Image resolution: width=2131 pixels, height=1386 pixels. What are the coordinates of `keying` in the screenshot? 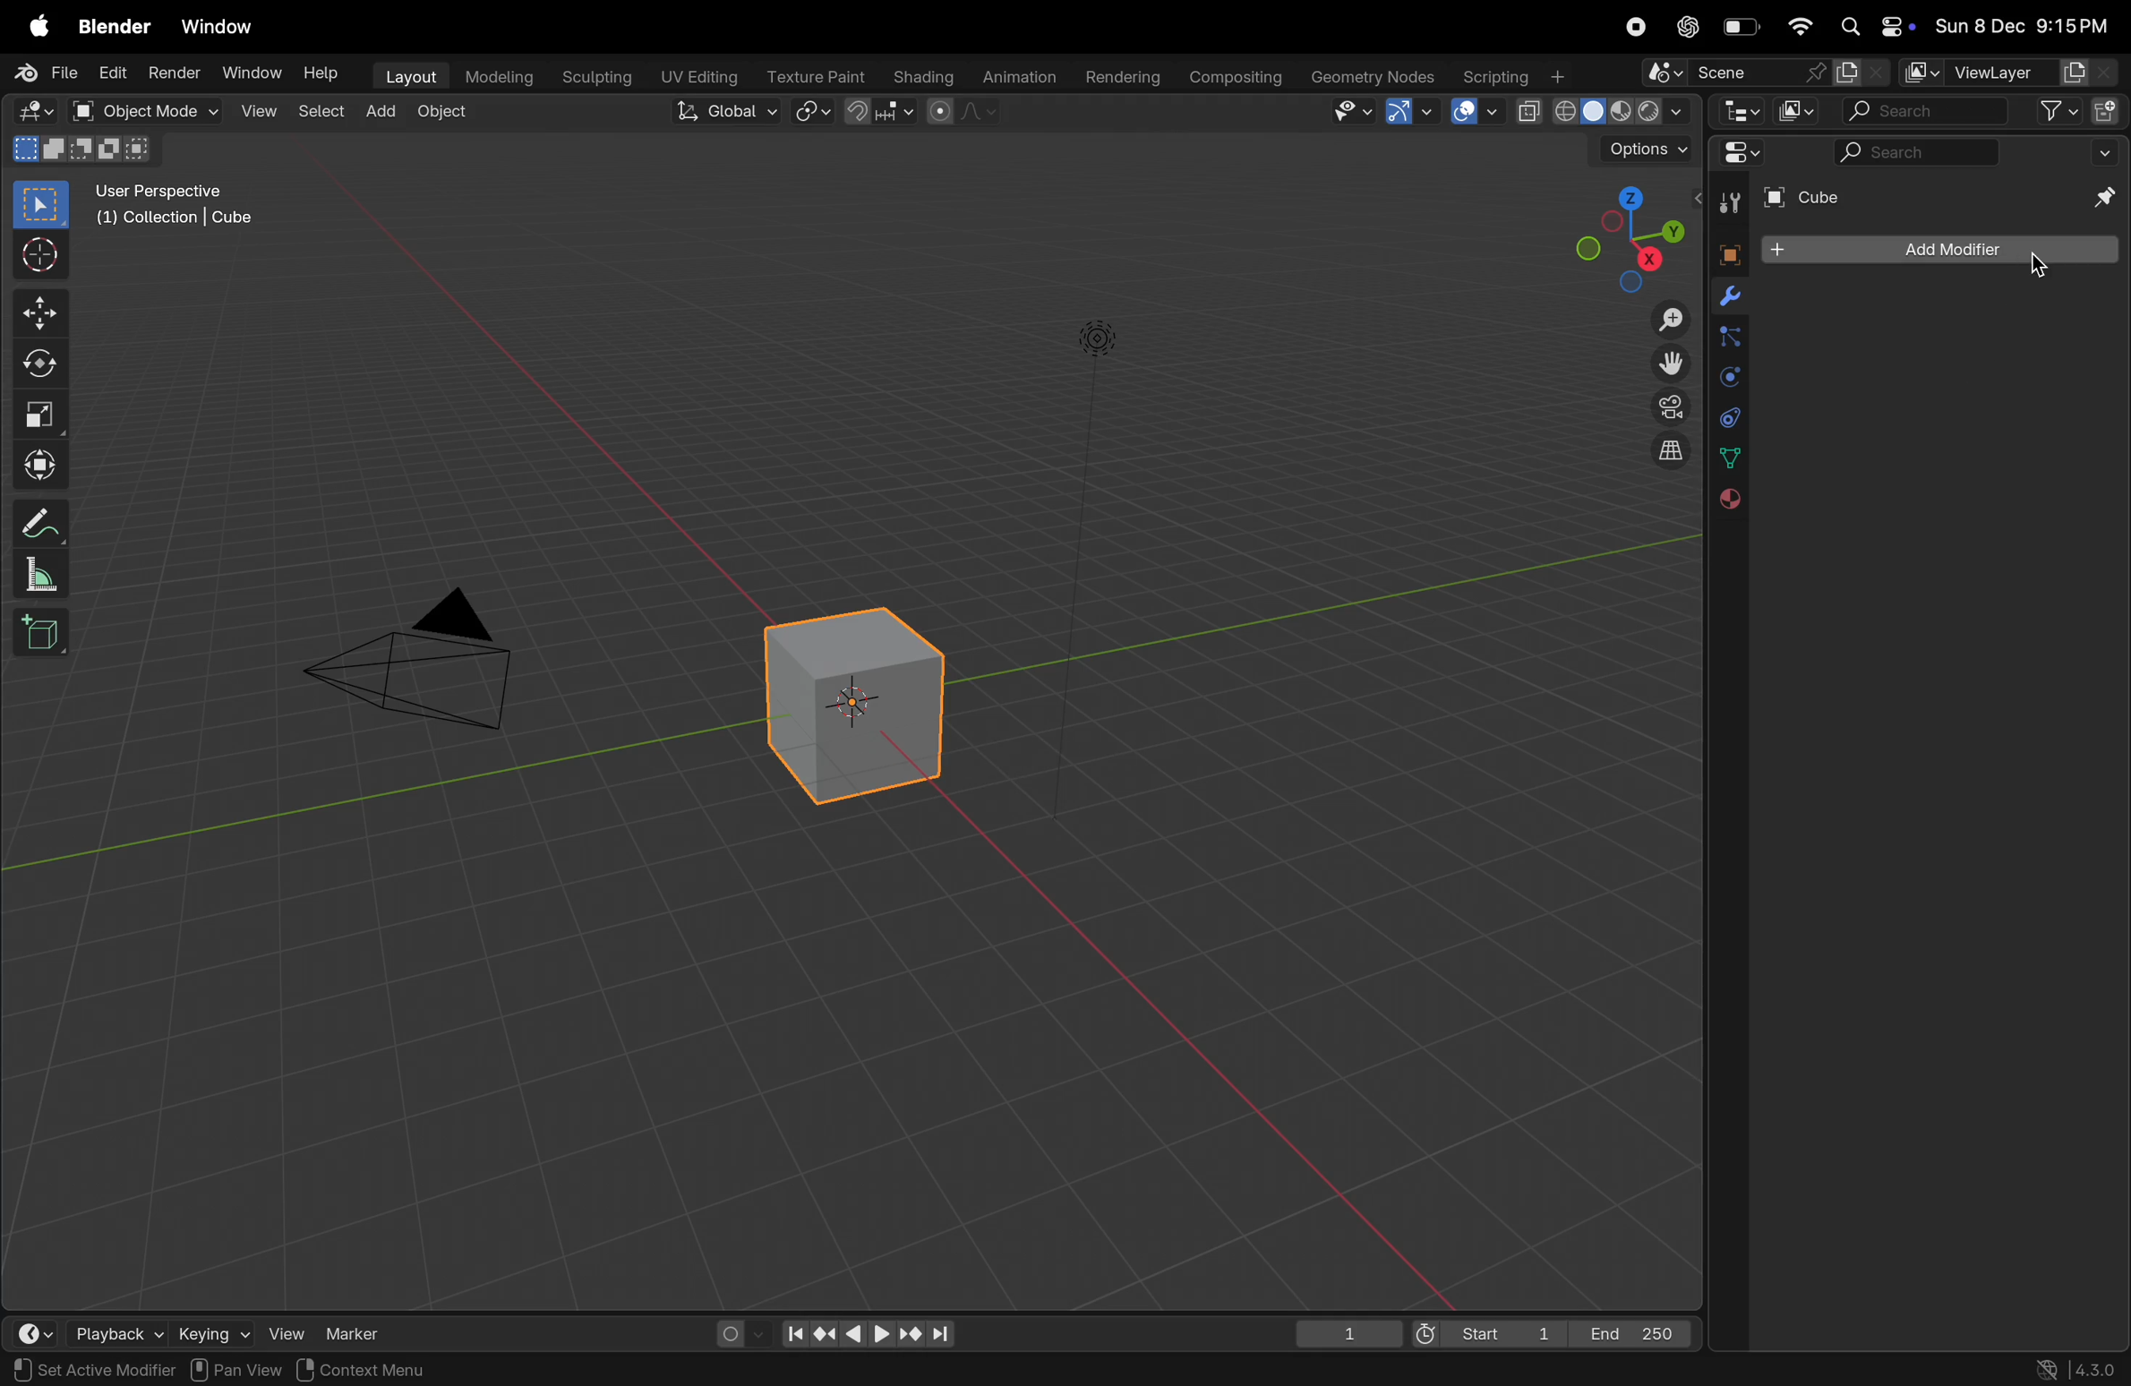 It's located at (210, 1332).